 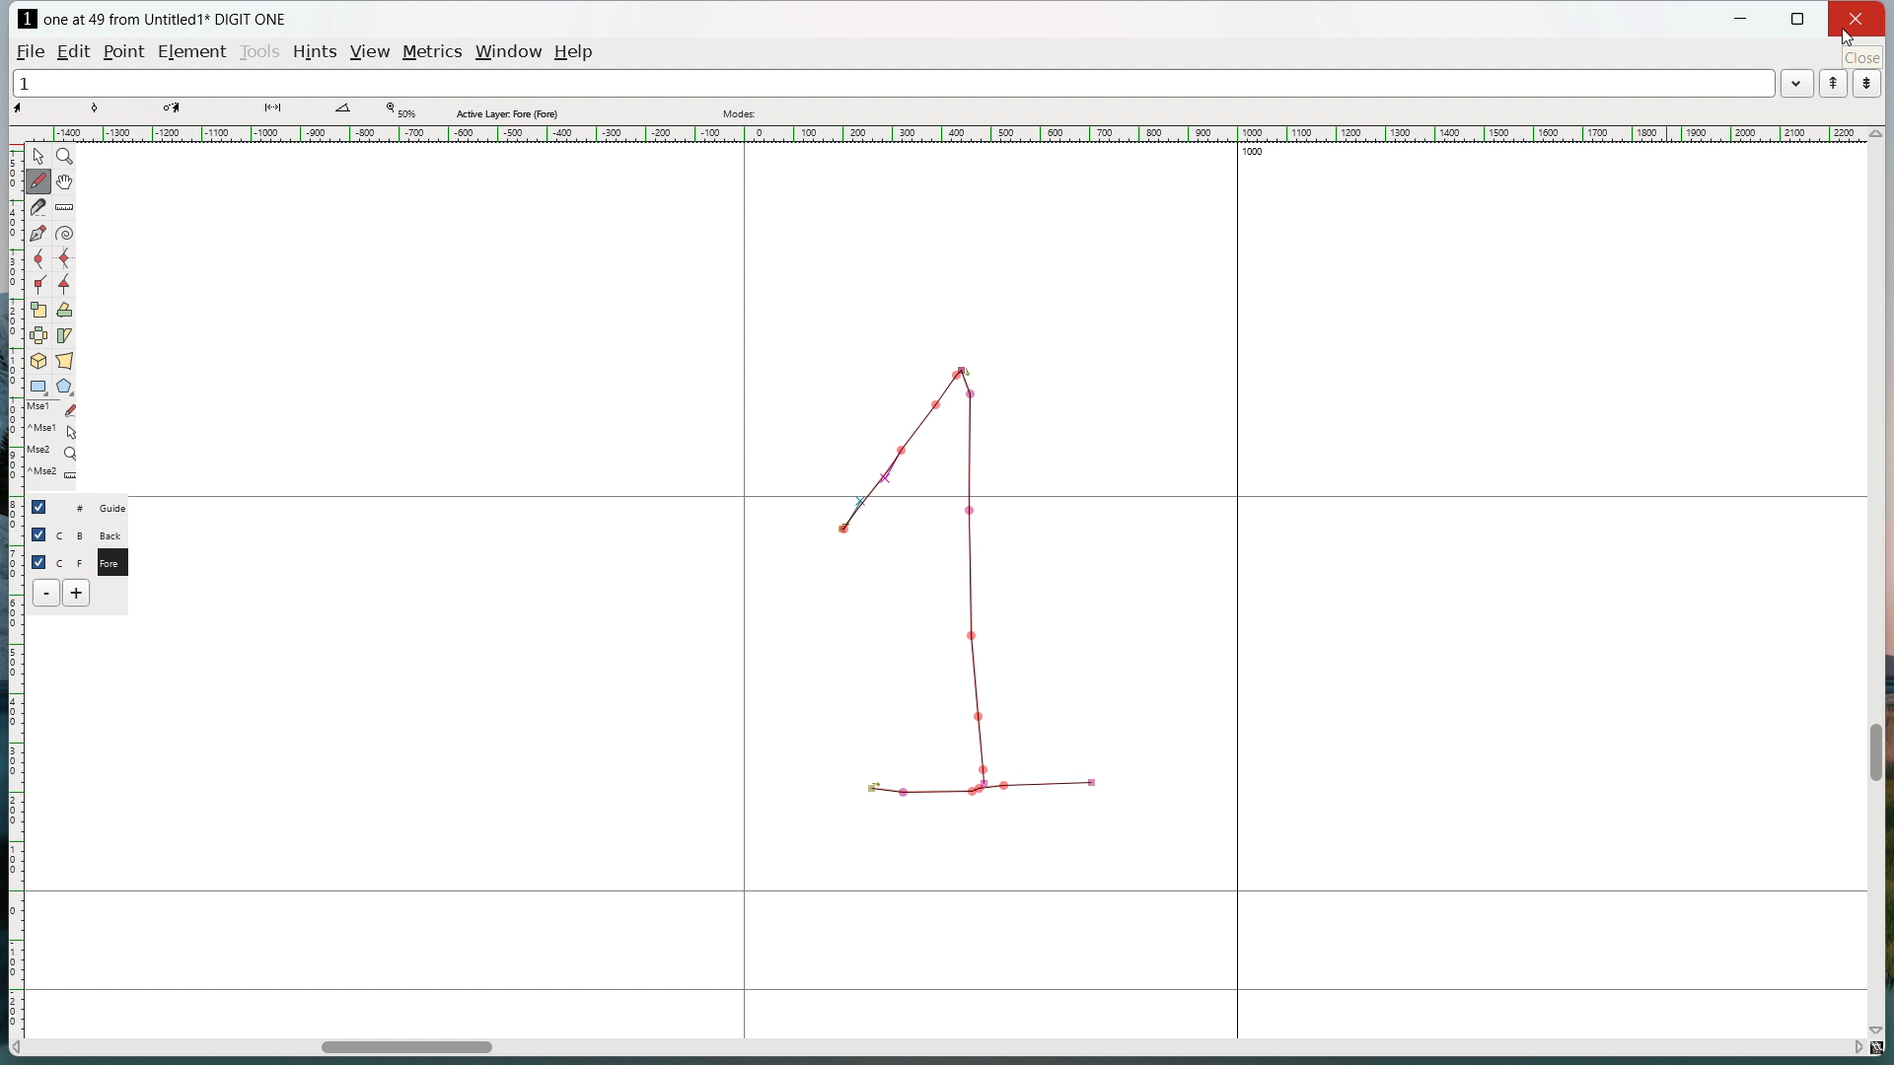 What do you see at coordinates (259, 53) in the screenshot?
I see `tools` at bounding box center [259, 53].